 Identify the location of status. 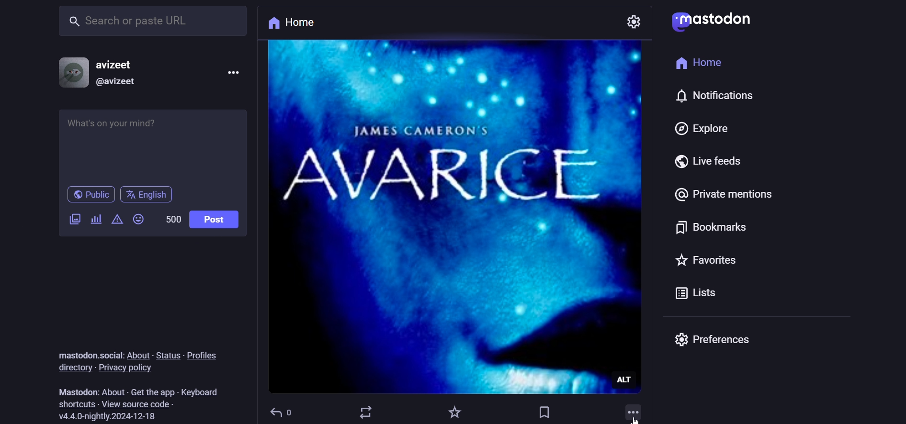
(167, 356).